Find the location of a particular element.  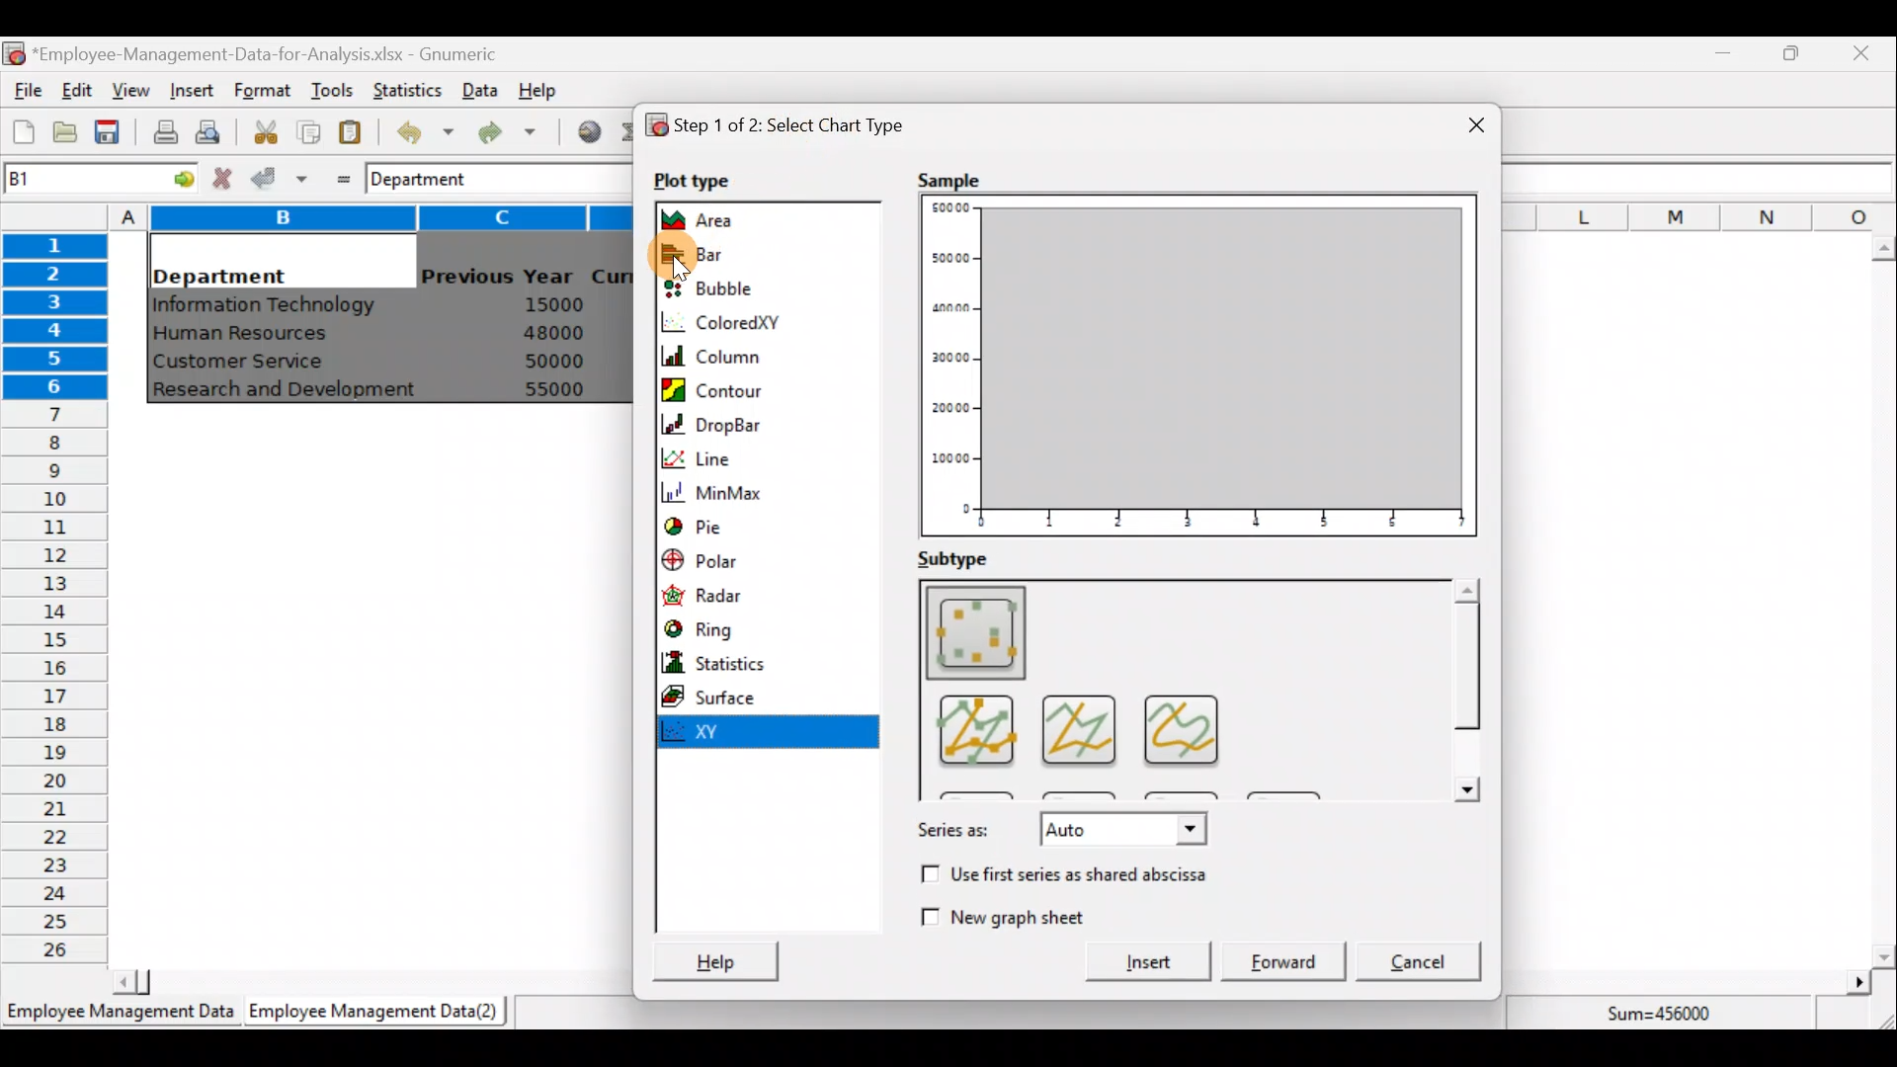

go to is located at coordinates (176, 176).